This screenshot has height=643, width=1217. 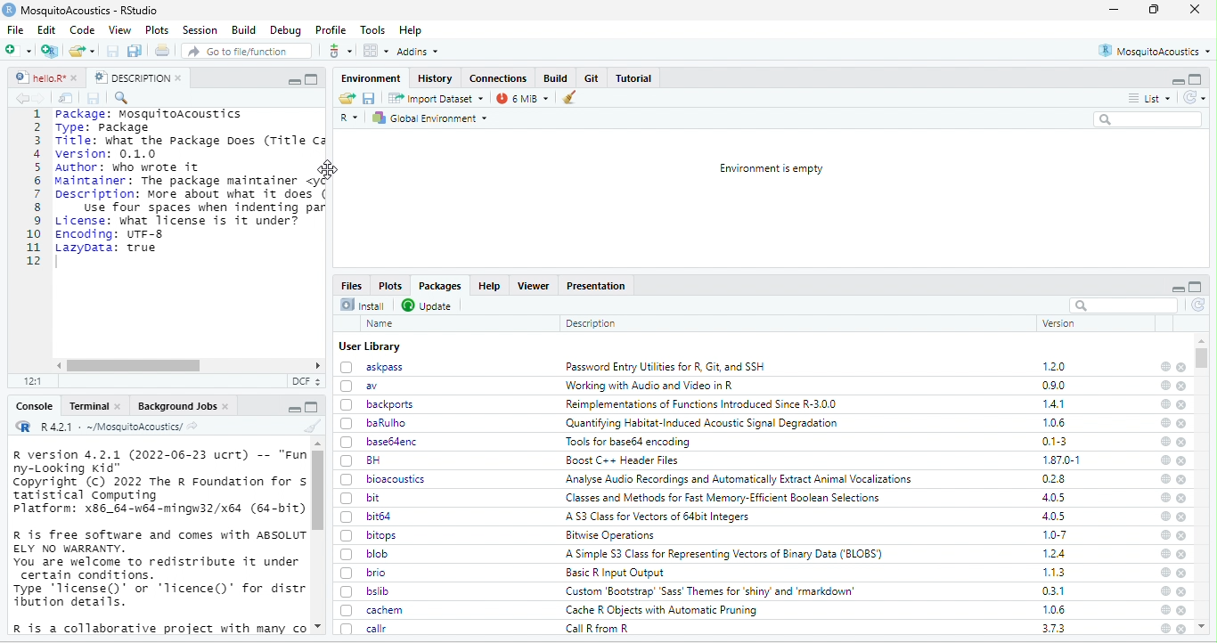 What do you see at coordinates (1149, 119) in the screenshot?
I see `Search bar` at bounding box center [1149, 119].